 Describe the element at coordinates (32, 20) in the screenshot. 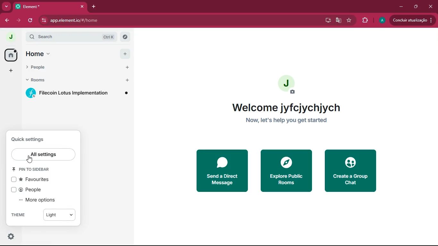

I see `refresh` at that location.